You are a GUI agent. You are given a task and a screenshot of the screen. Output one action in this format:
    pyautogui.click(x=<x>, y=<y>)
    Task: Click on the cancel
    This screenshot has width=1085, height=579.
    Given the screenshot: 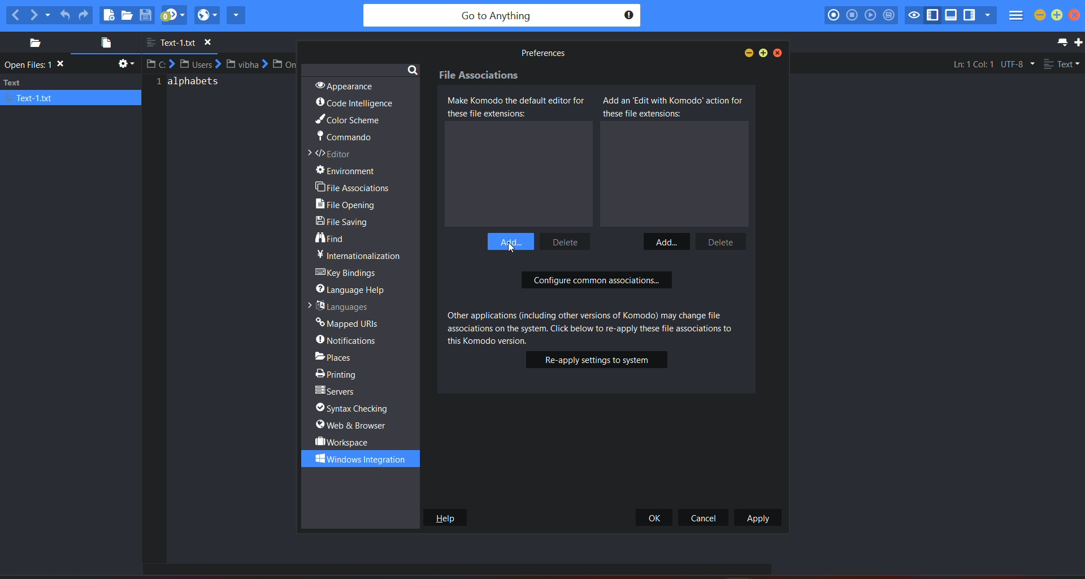 What is the action you would take?
    pyautogui.click(x=704, y=517)
    